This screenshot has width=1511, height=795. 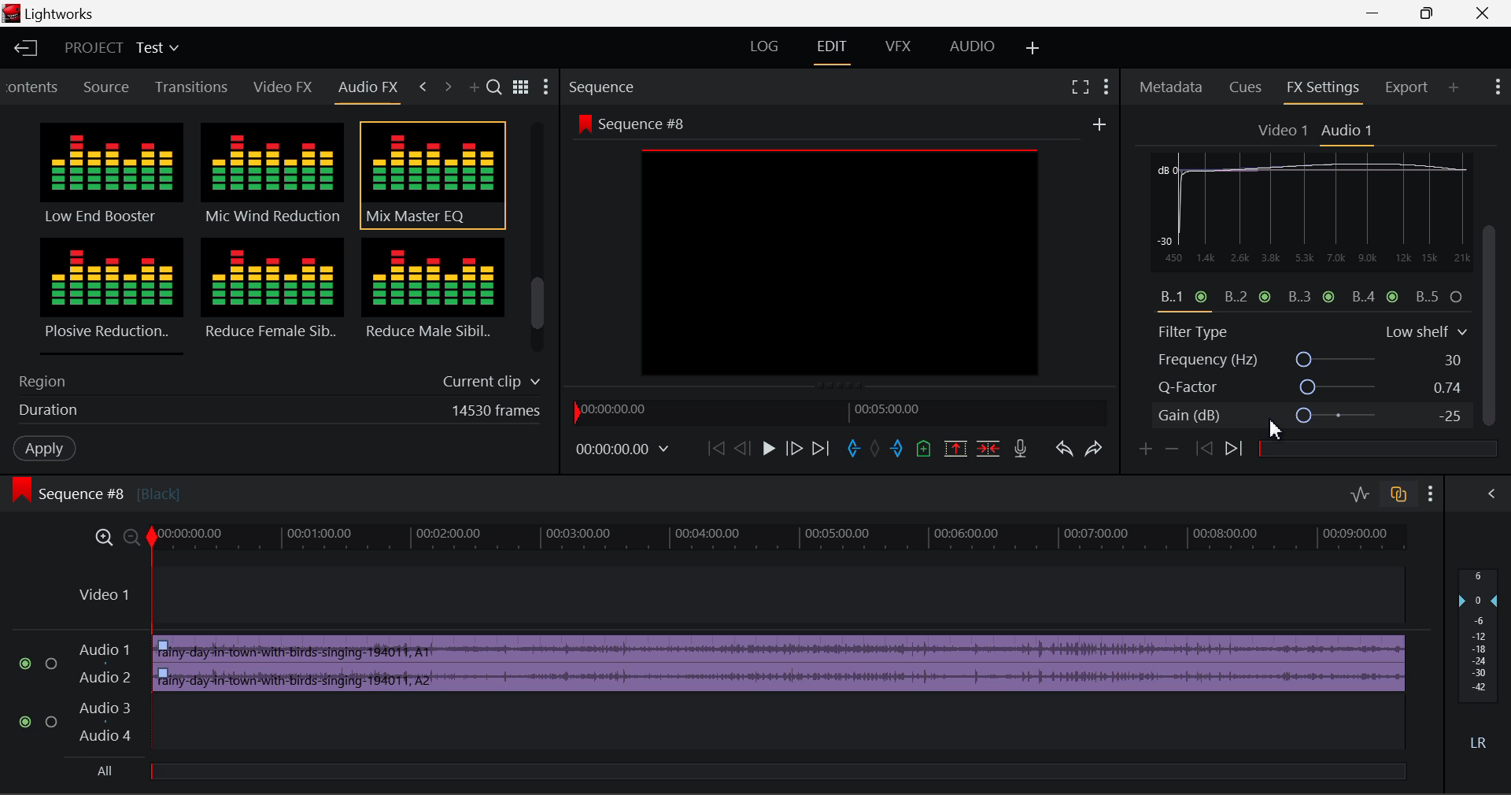 I want to click on Minimize, so click(x=1434, y=13).